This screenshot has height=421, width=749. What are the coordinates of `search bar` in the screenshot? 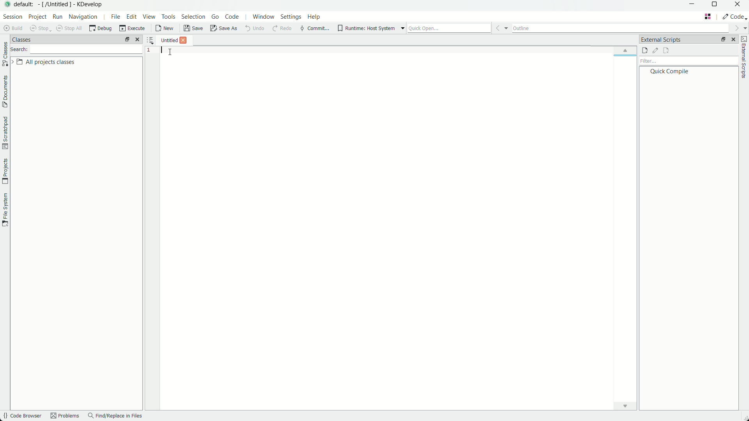 It's located at (87, 50).